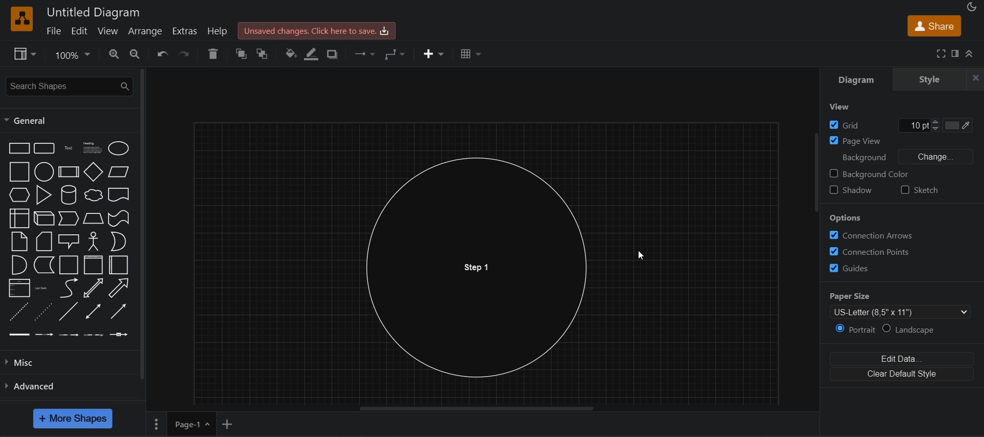 The height and width of the screenshot is (437, 984). Describe the element at coordinates (929, 334) in the screenshot. I see `landscape` at that location.